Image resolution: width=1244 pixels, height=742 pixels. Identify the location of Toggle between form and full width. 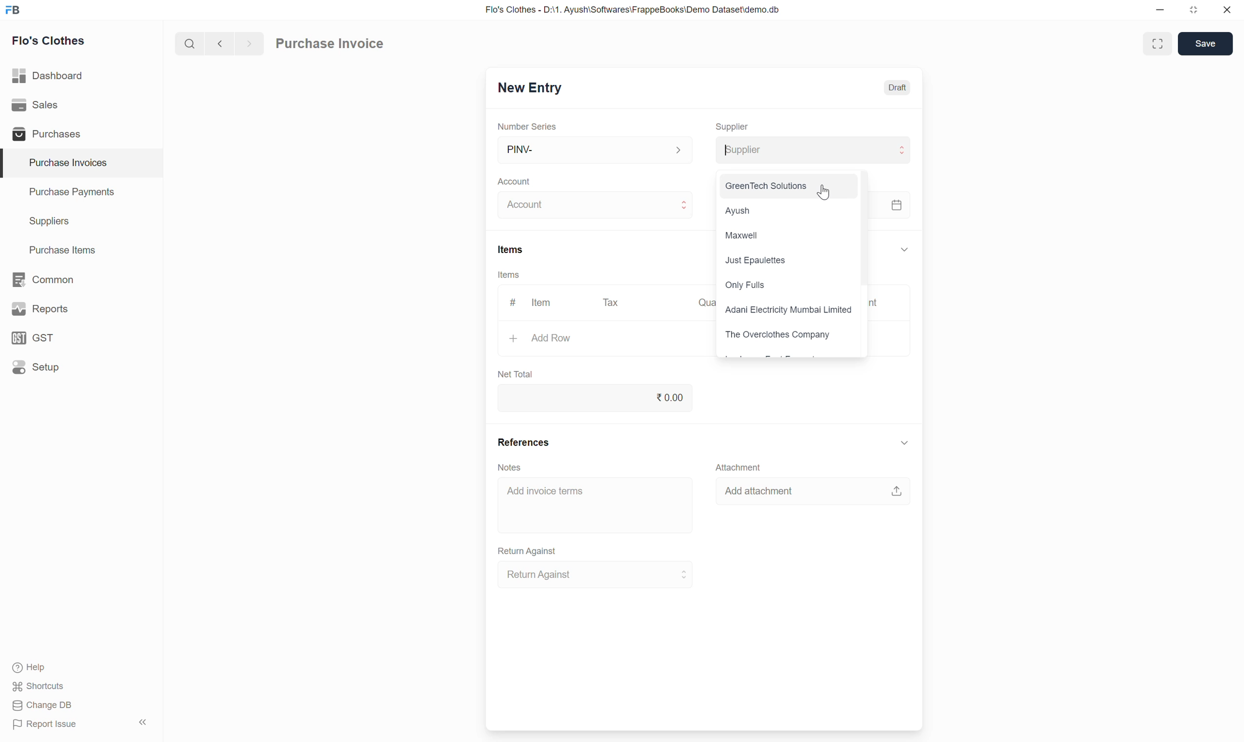
(1158, 43).